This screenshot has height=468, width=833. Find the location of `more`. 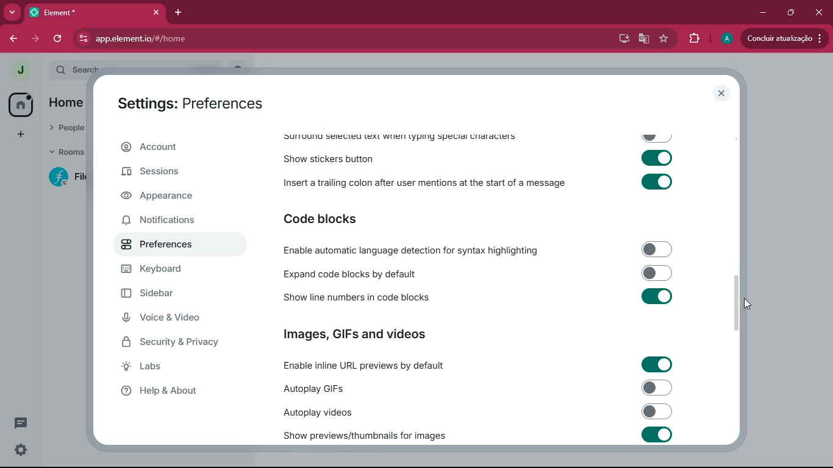

more is located at coordinates (12, 12).